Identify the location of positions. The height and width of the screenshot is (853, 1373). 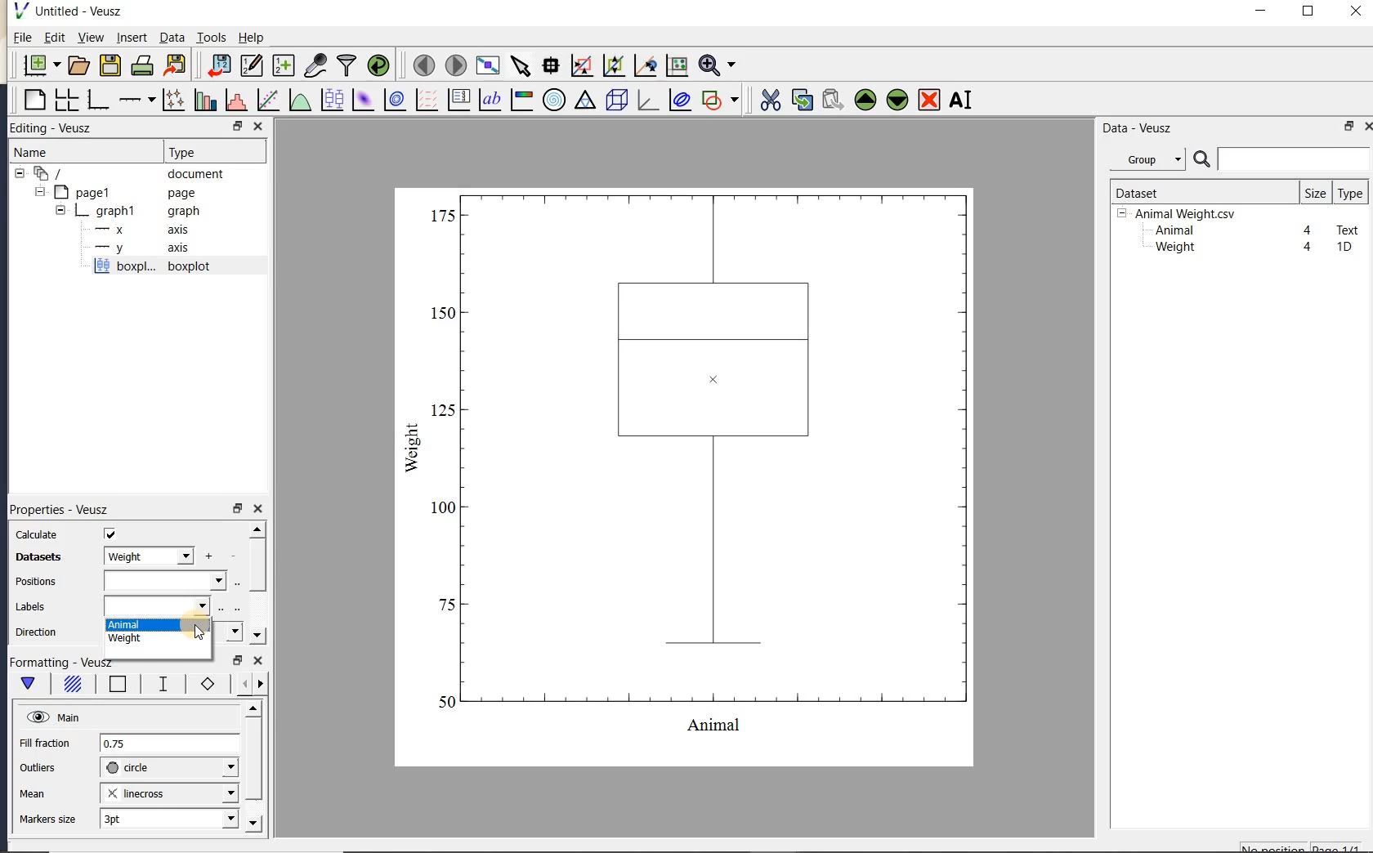
(35, 583).